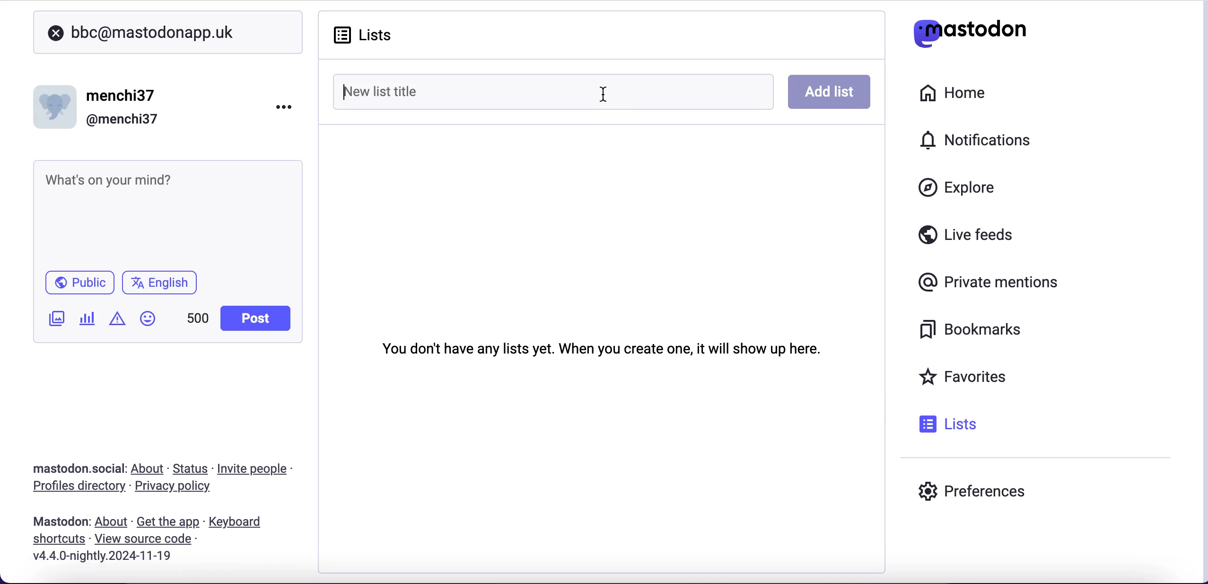 The height and width of the screenshot is (584, 1208). Describe the element at coordinates (149, 469) in the screenshot. I see `about` at that location.